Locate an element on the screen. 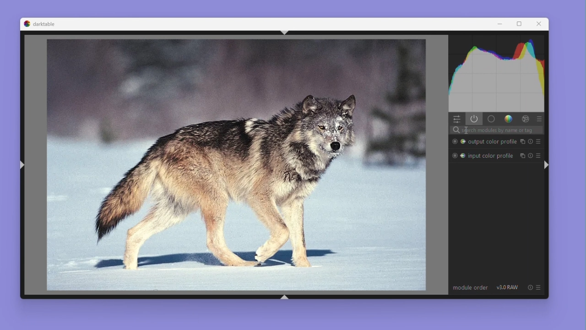 This screenshot has width=586, height=330. Module order  is located at coordinates (470, 288).